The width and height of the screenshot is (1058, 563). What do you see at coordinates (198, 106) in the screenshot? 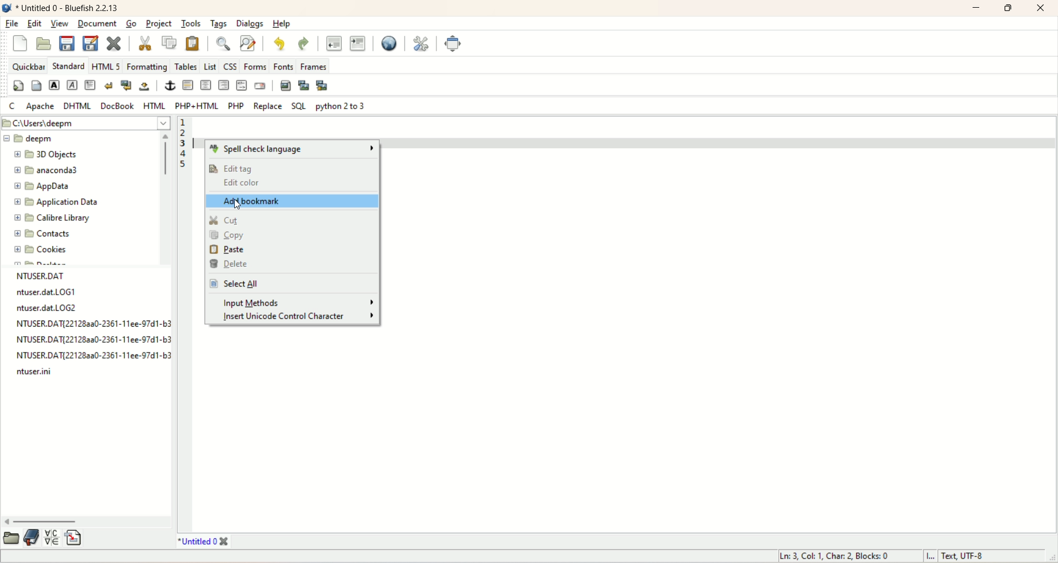
I see `PHP+HTML` at bounding box center [198, 106].